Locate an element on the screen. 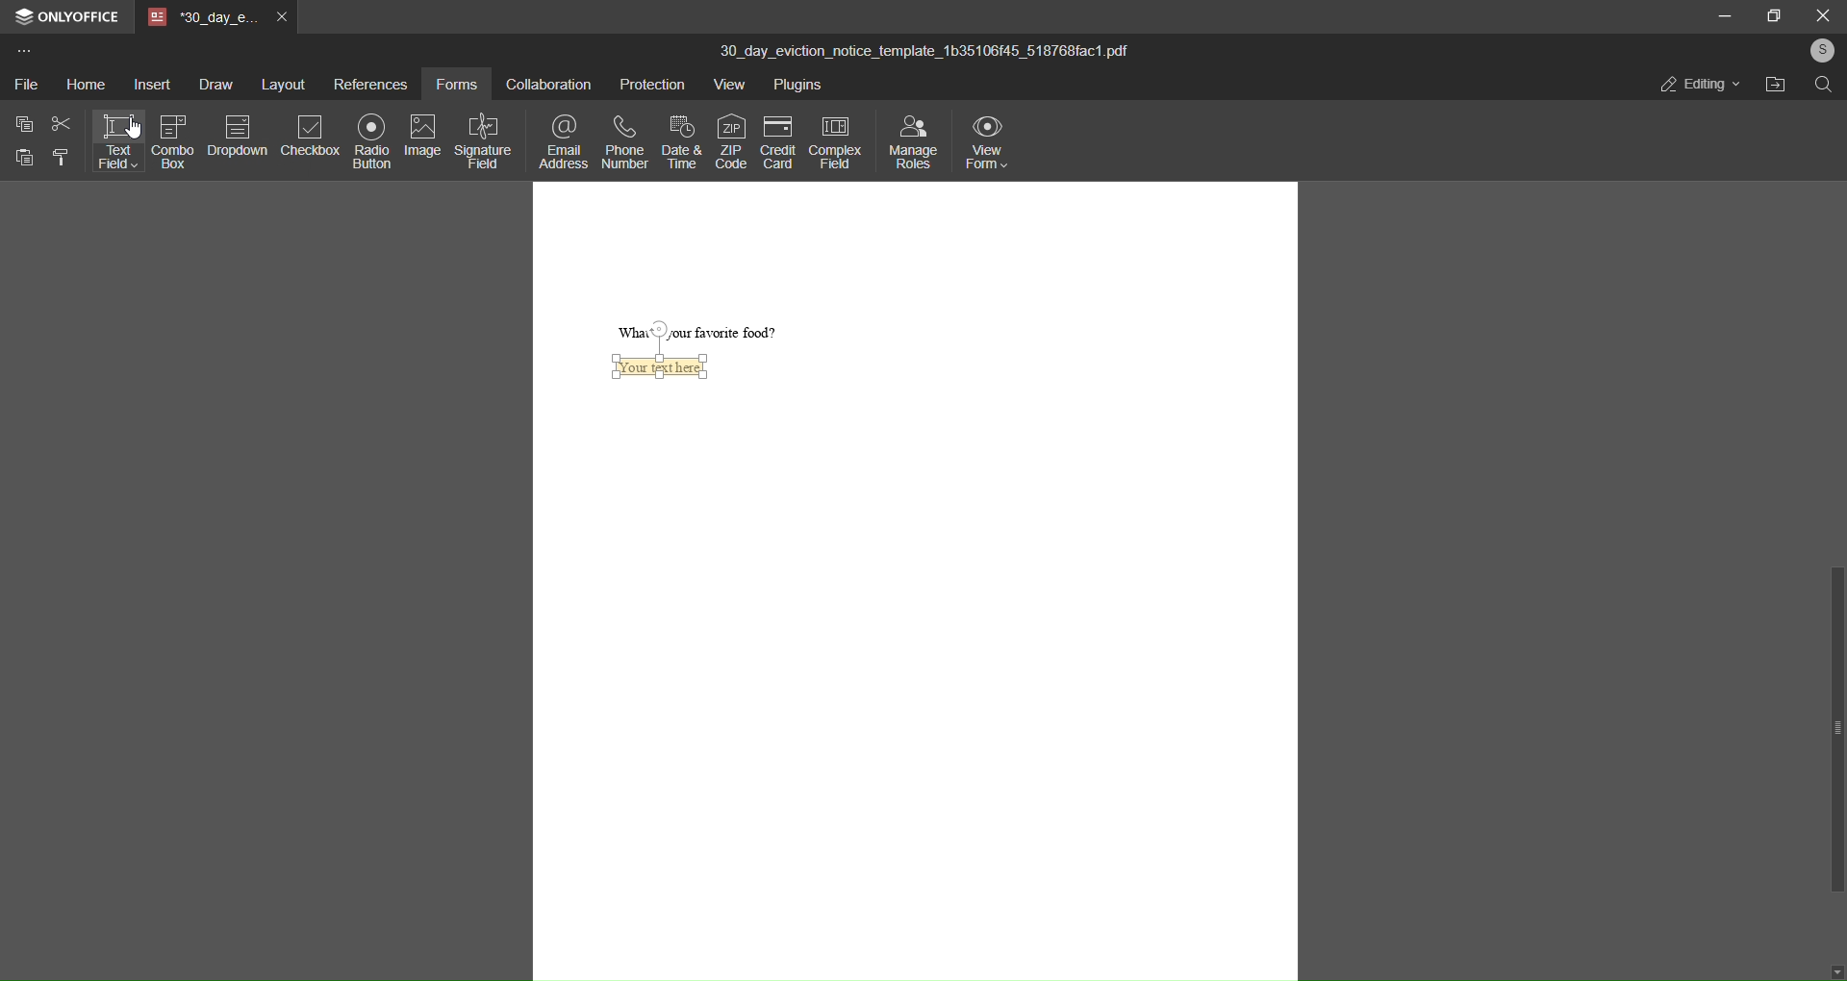 Image resolution: width=1847 pixels, height=981 pixels. cut is located at coordinates (62, 126).